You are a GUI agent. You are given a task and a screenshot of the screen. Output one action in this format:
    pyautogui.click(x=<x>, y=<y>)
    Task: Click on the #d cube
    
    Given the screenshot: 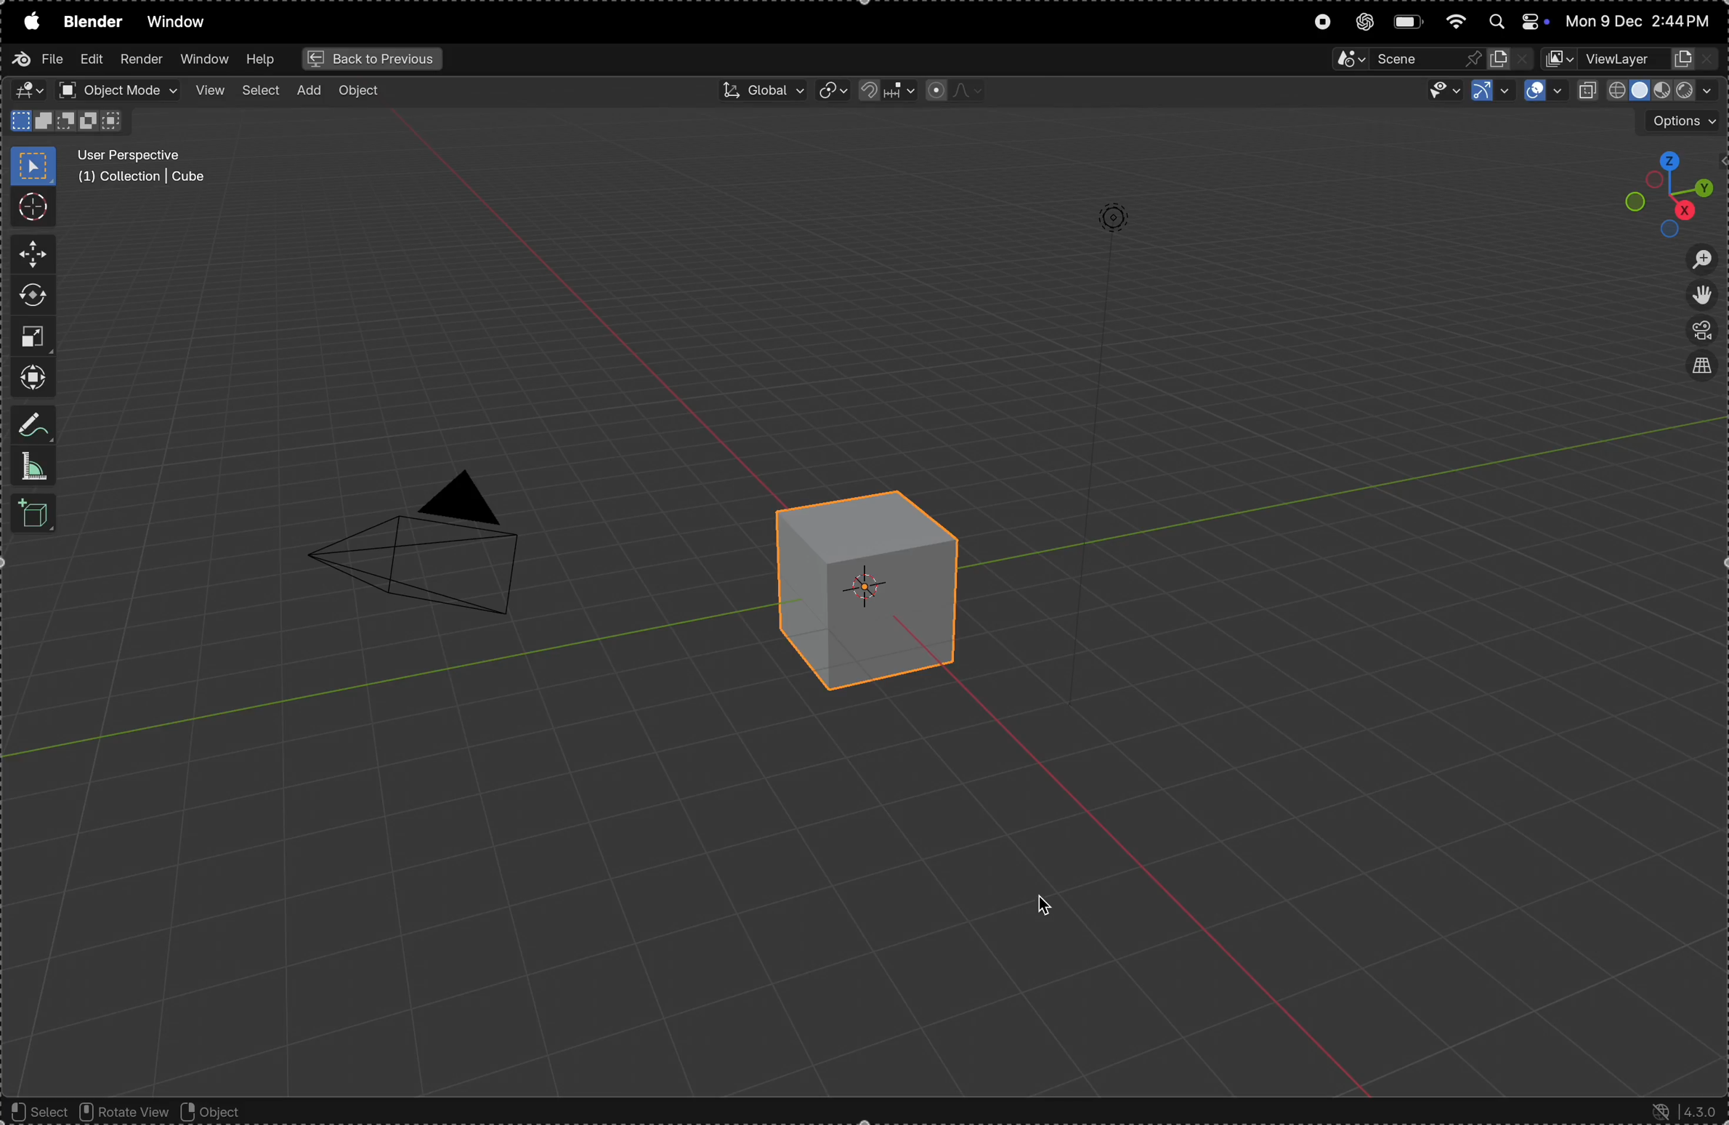 What is the action you would take?
    pyautogui.click(x=863, y=585)
    